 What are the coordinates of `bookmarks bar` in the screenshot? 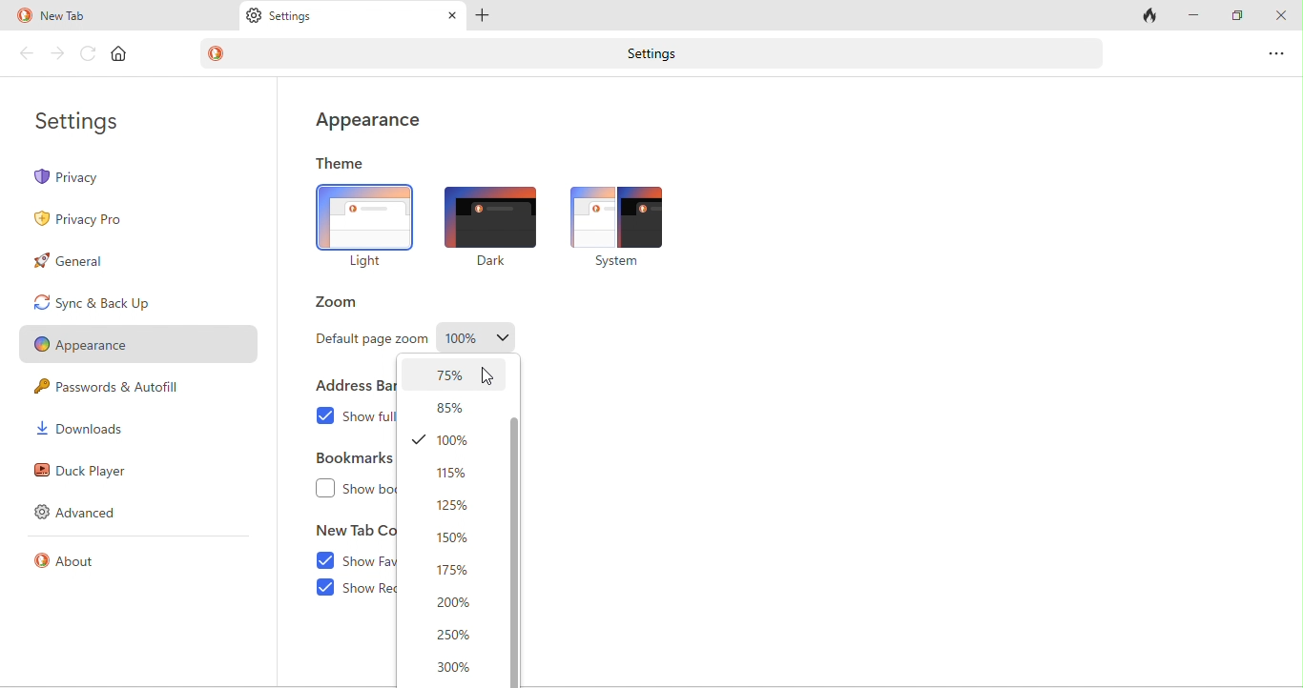 It's located at (351, 456).